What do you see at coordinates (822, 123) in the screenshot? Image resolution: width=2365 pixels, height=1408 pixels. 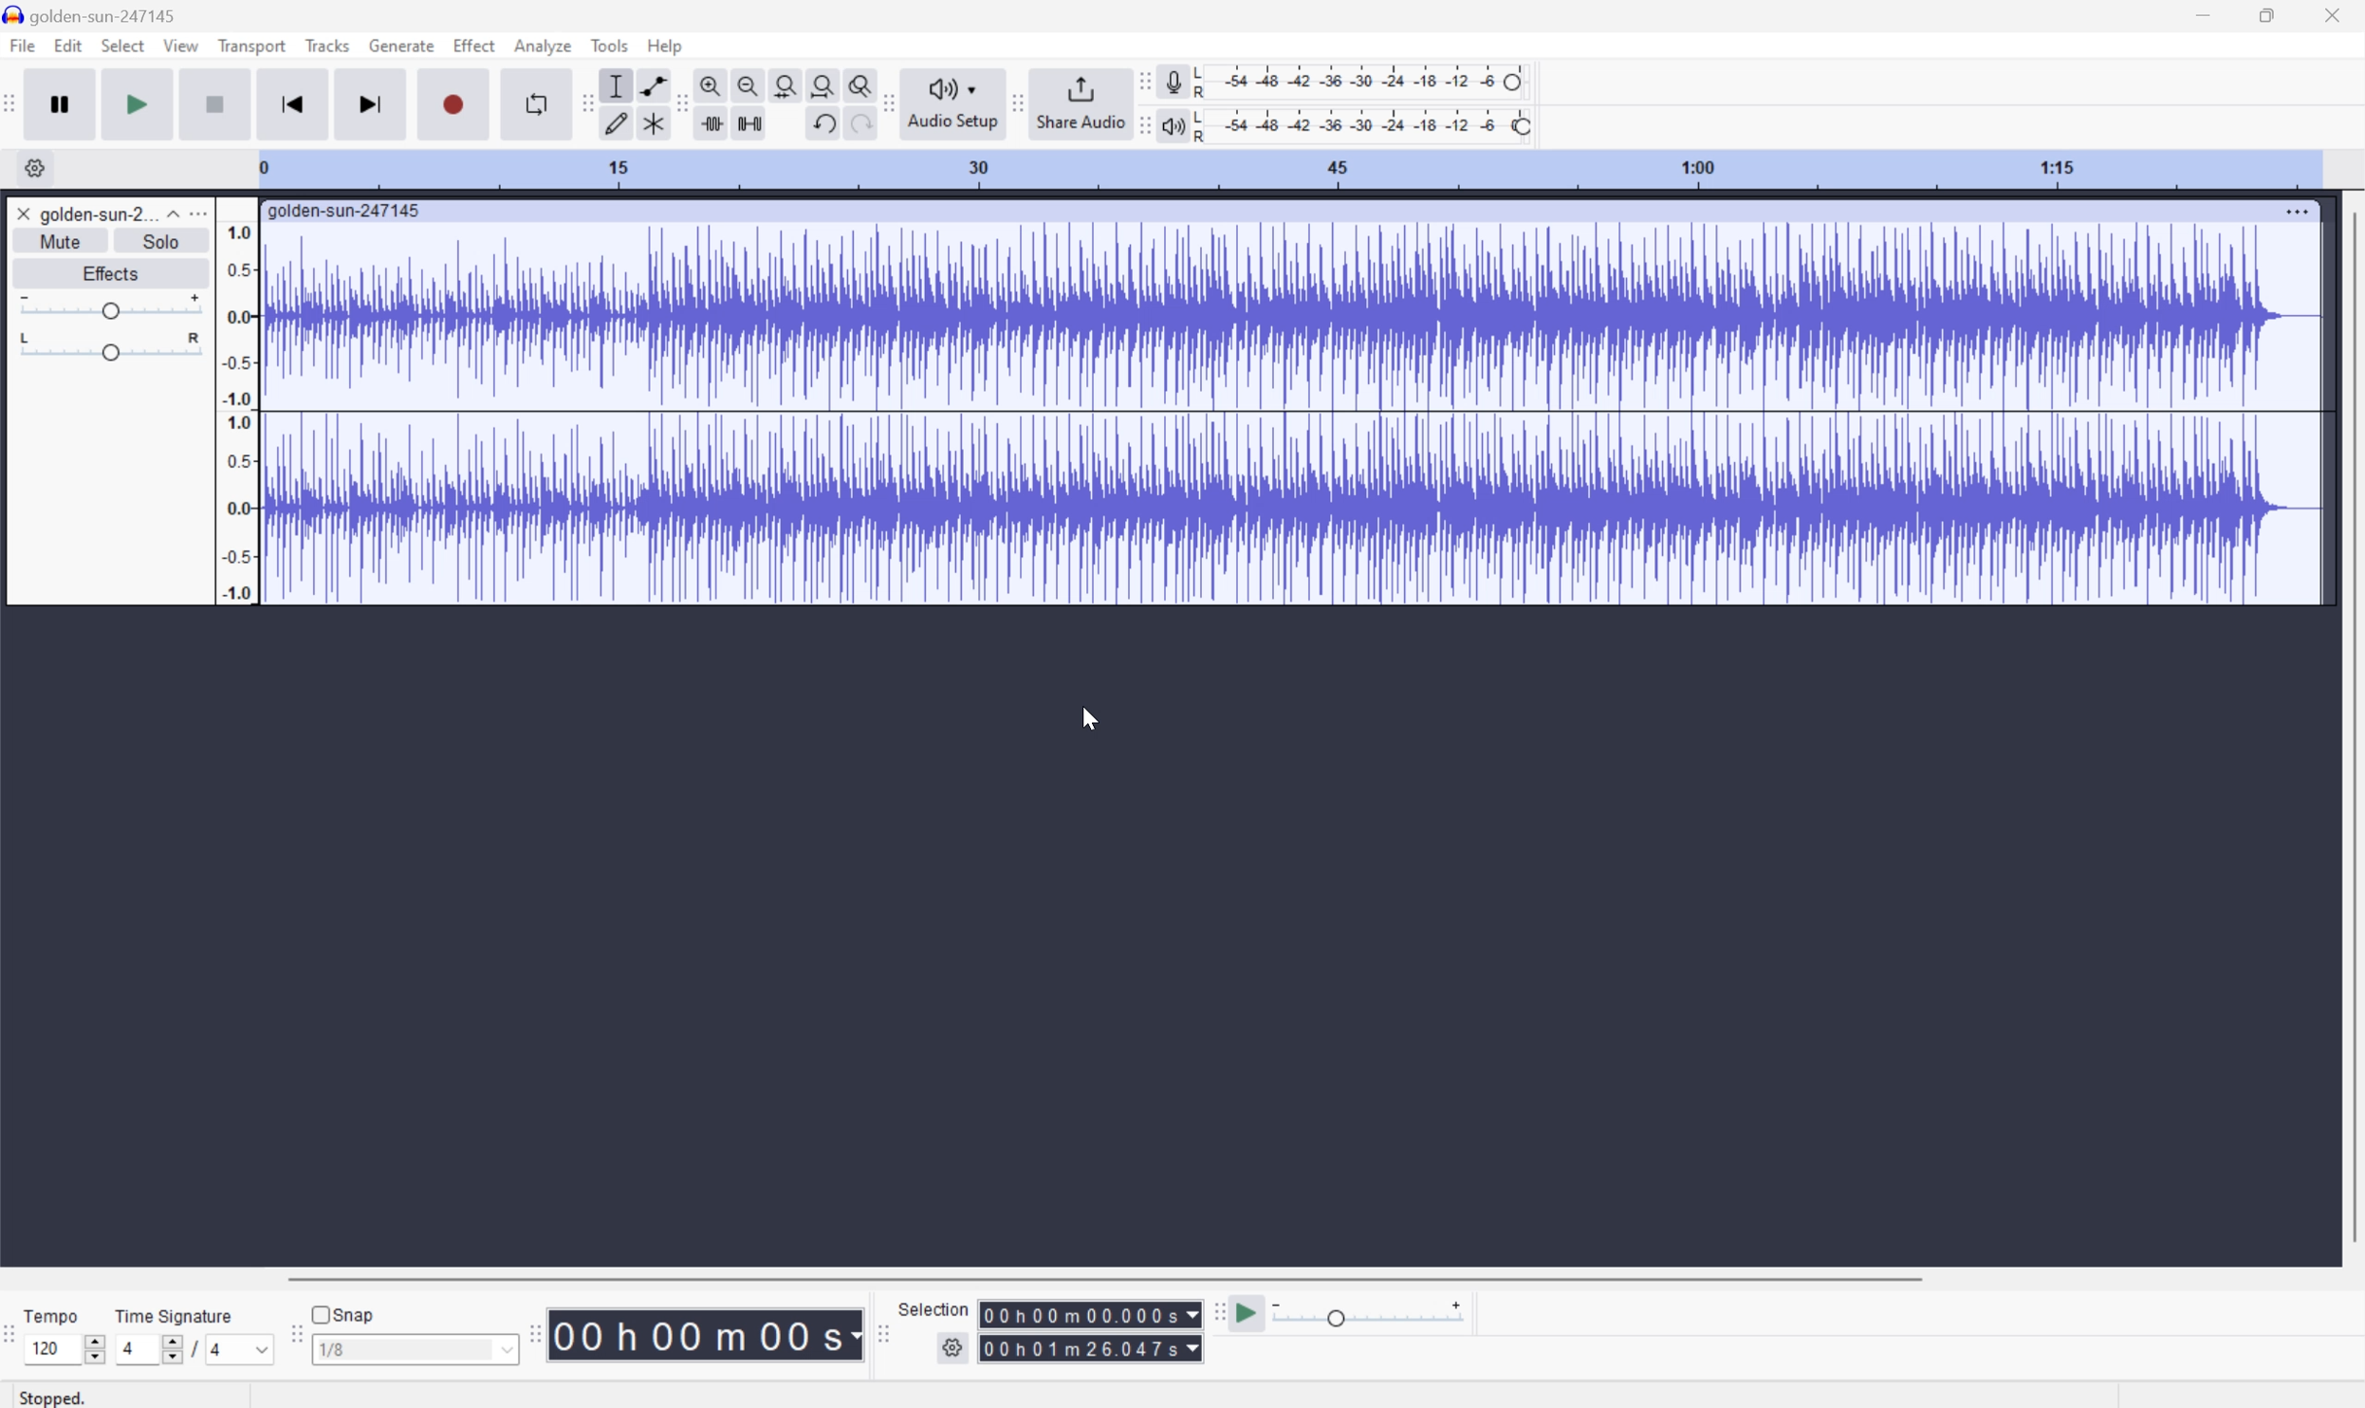 I see `Undo` at bounding box center [822, 123].